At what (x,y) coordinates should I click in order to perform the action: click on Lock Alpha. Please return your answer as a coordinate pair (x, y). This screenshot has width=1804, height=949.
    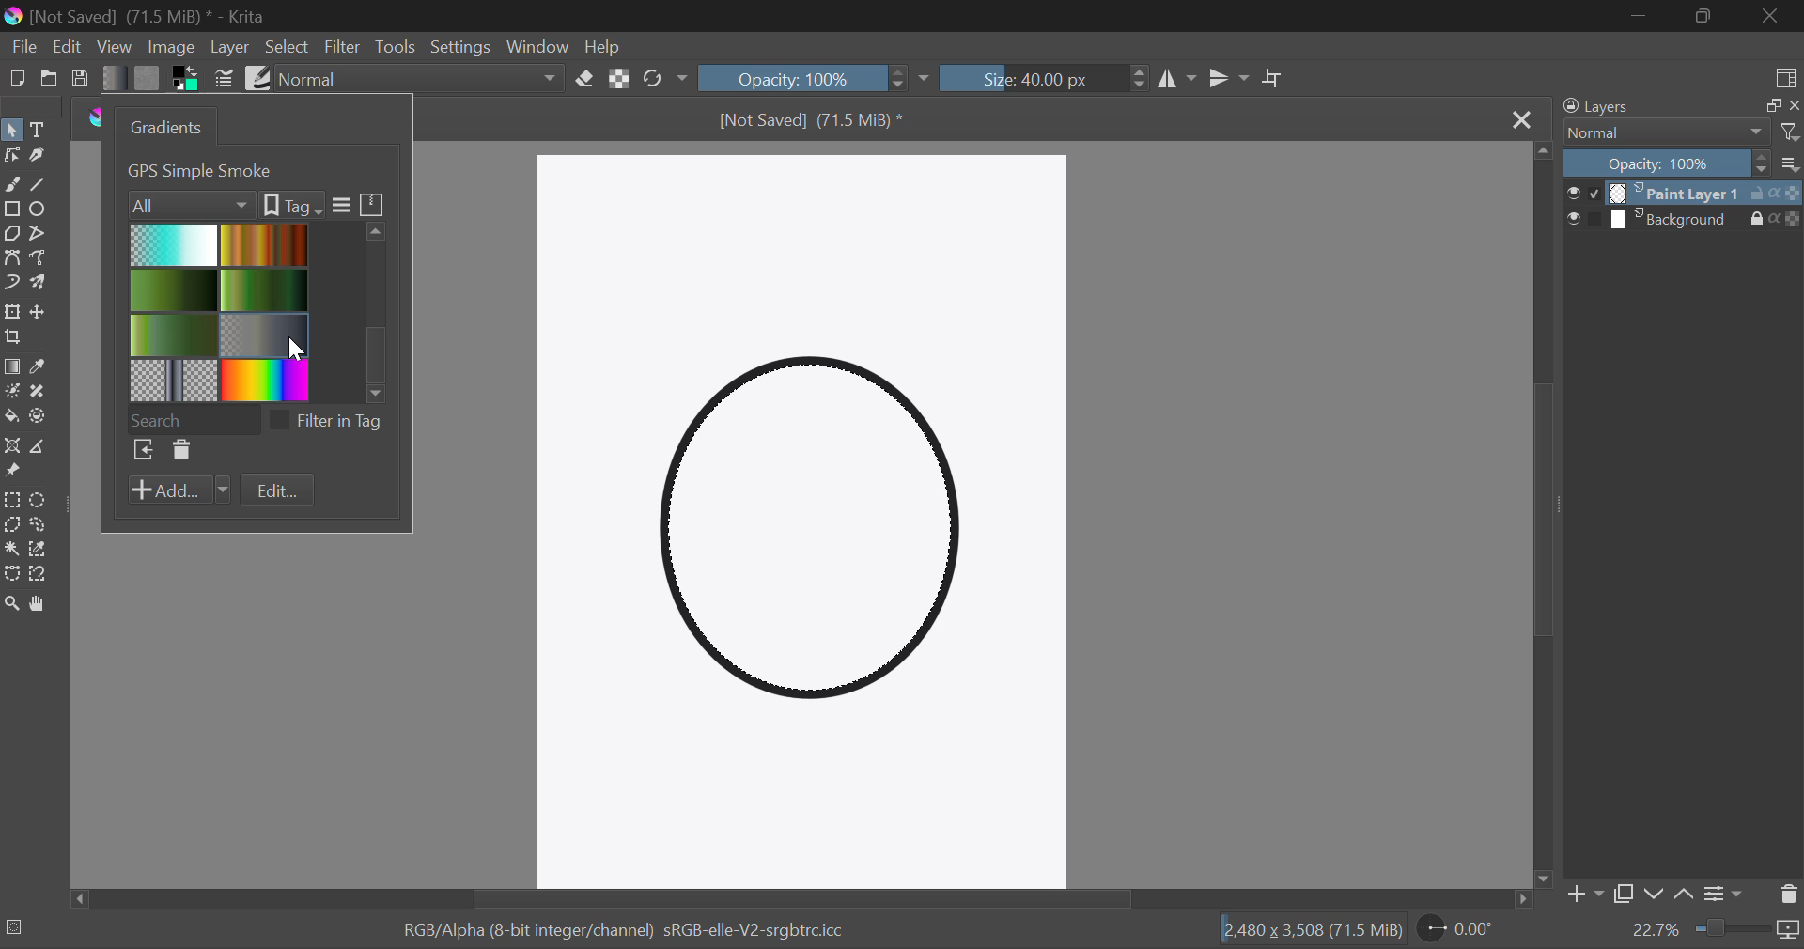
    Looking at the image, I should click on (621, 79).